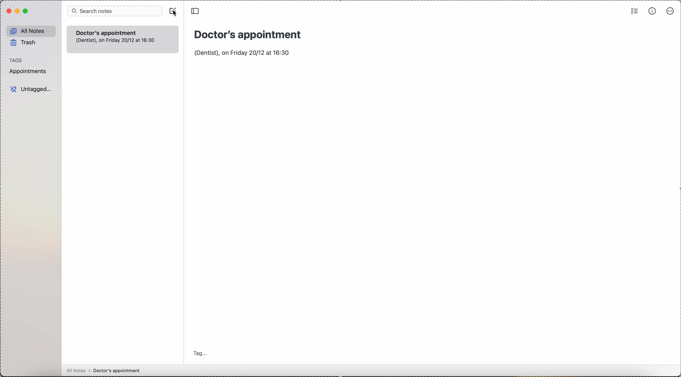 This screenshot has height=377, width=681. I want to click on more options, so click(669, 11).